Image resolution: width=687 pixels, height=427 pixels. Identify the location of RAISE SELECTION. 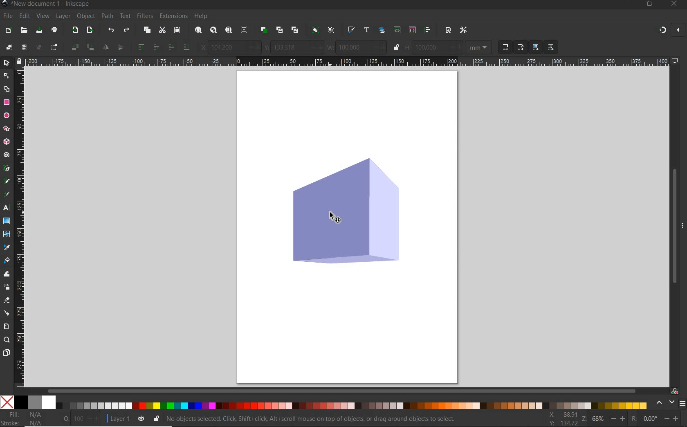
(140, 48).